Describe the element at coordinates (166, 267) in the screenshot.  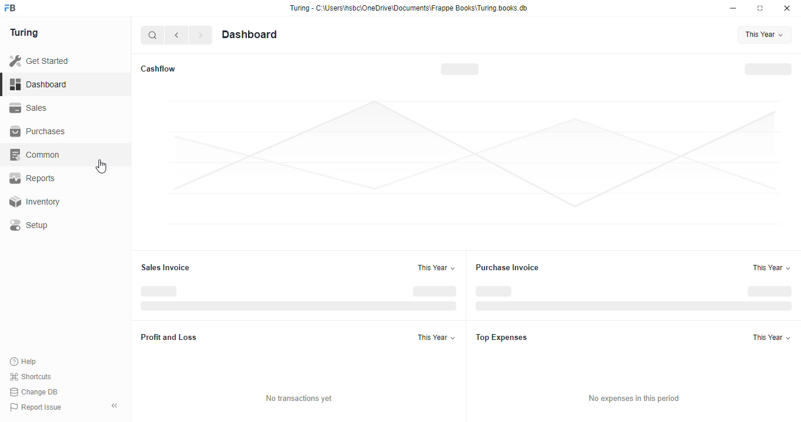
I see `sales invoice` at that location.